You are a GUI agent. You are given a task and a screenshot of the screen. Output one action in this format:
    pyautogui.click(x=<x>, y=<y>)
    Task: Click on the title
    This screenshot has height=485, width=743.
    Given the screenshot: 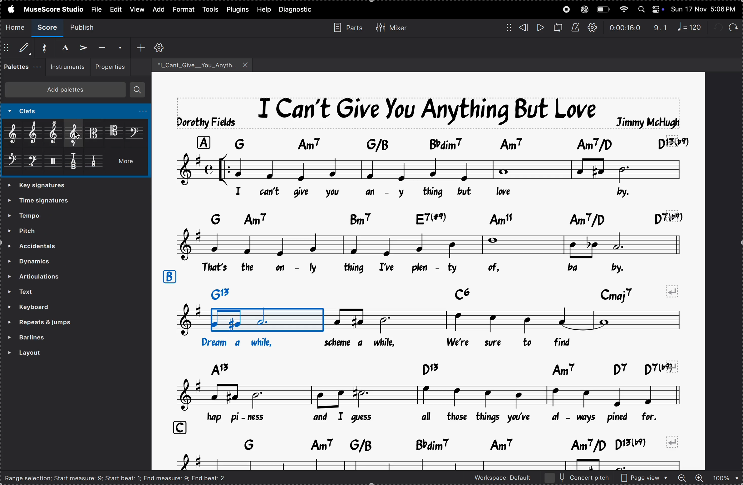 What is the action you would take?
    pyautogui.click(x=429, y=112)
    